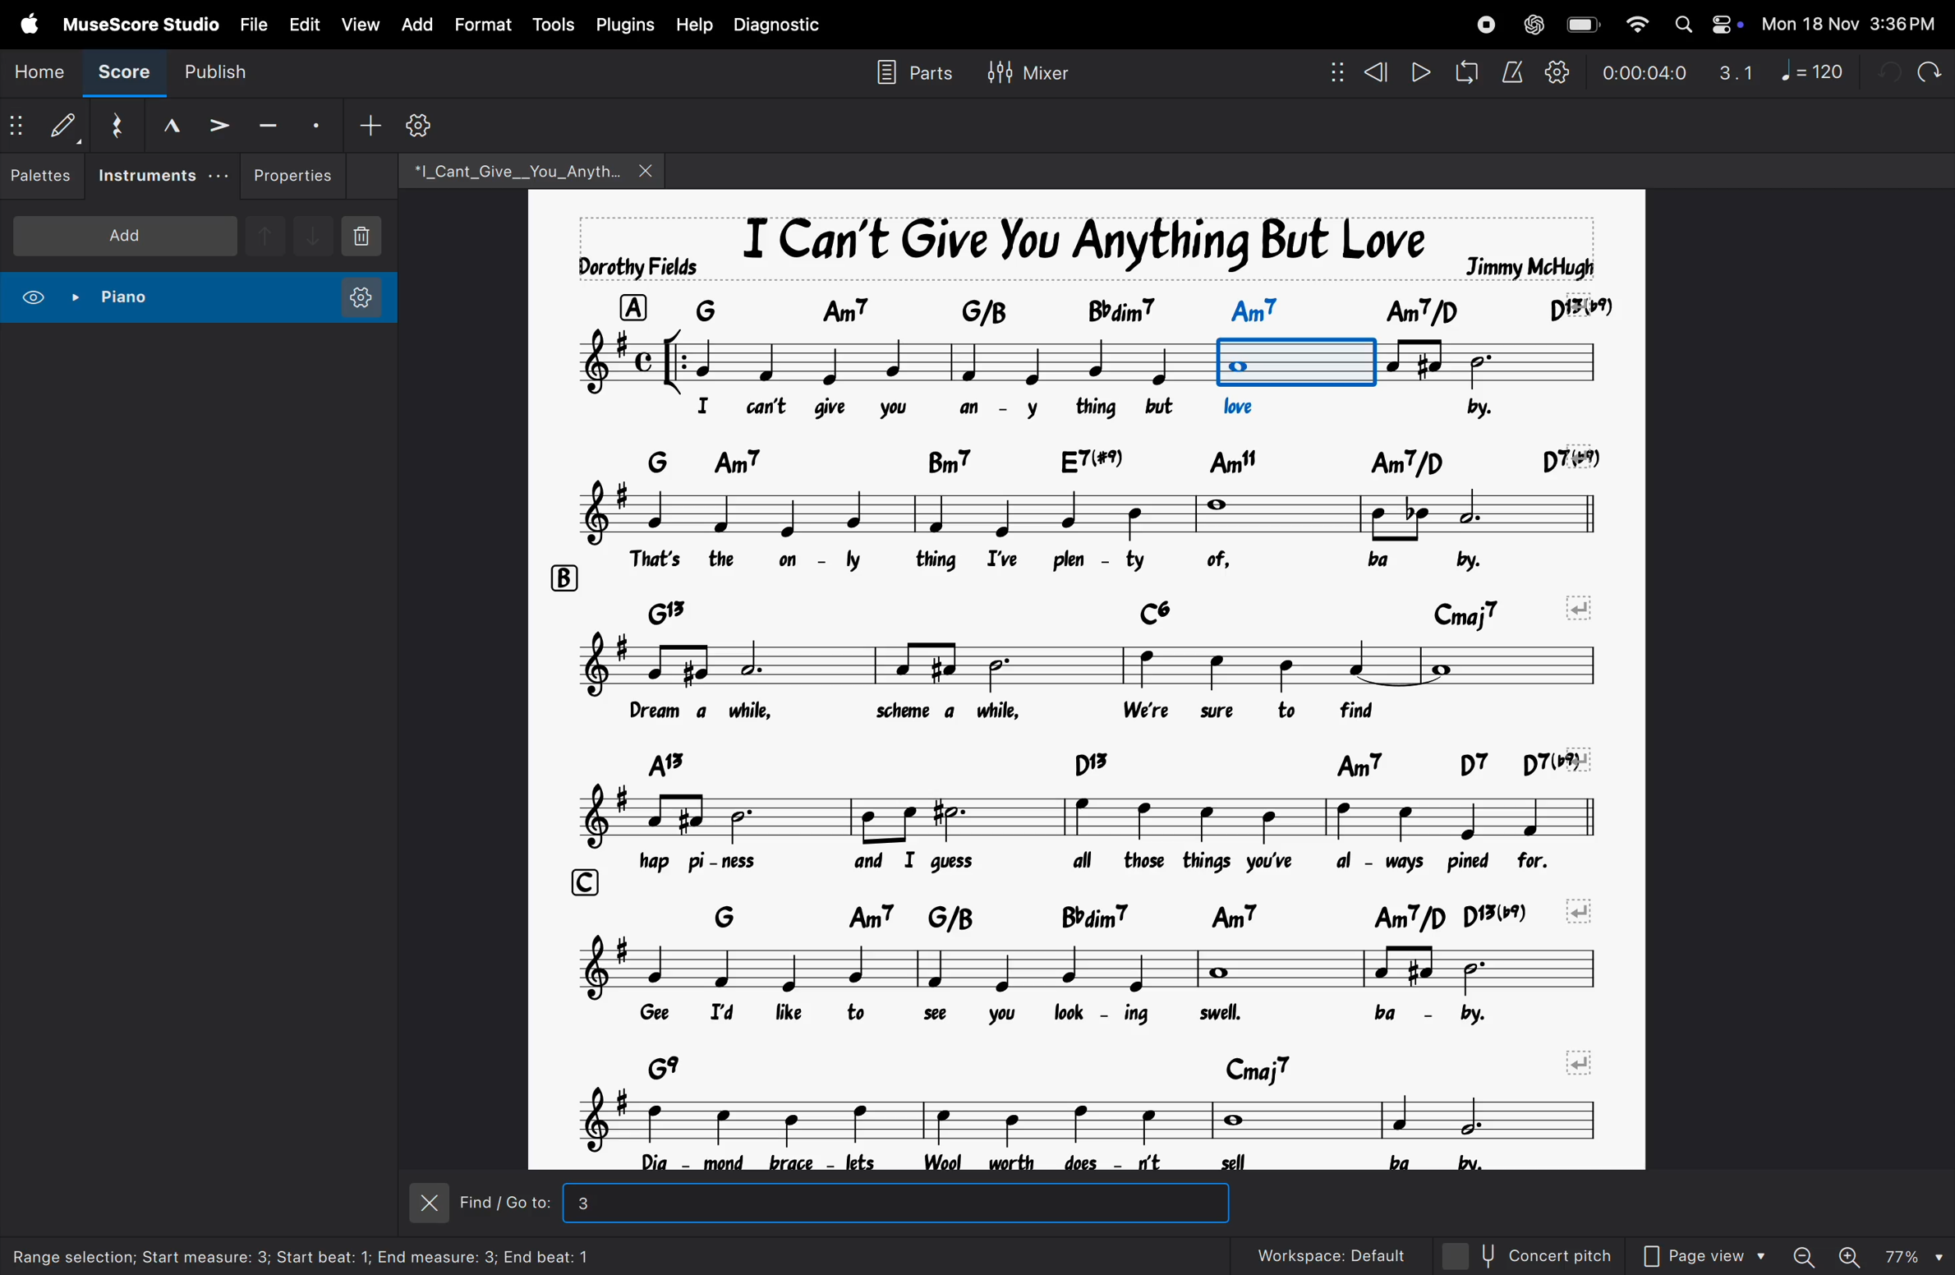  What do you see at coordinates (360, 300) in the screenshot?
I see `instrument setting` at bounding box center [360, 300].